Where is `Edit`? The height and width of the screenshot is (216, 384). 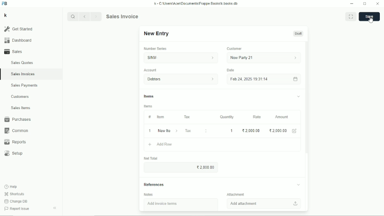
Edit is located at coordinates (295, 131).